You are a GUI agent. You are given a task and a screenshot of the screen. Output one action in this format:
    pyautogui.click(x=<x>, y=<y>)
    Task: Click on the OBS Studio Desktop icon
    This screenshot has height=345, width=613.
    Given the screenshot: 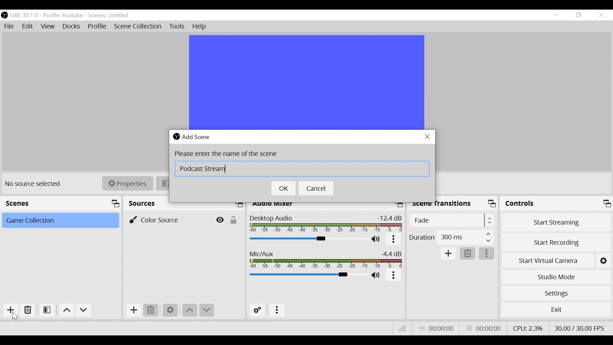 What is the action you would take?
    pyautogui.click(x=176, y=136)
    